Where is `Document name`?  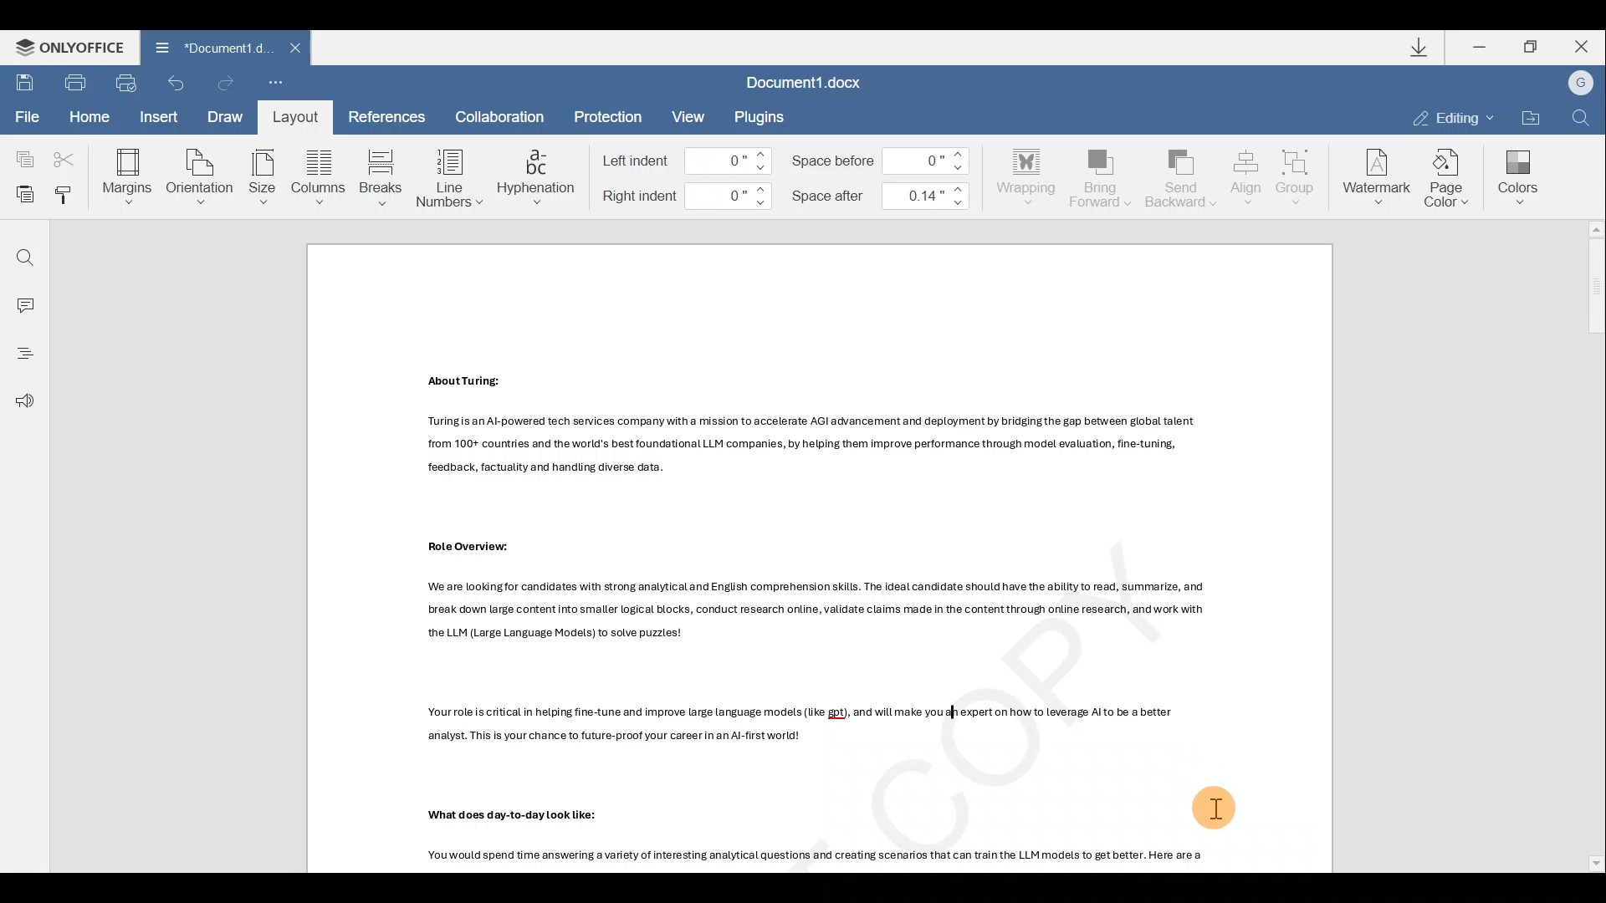
Document name is located at coordinates (207, 46).